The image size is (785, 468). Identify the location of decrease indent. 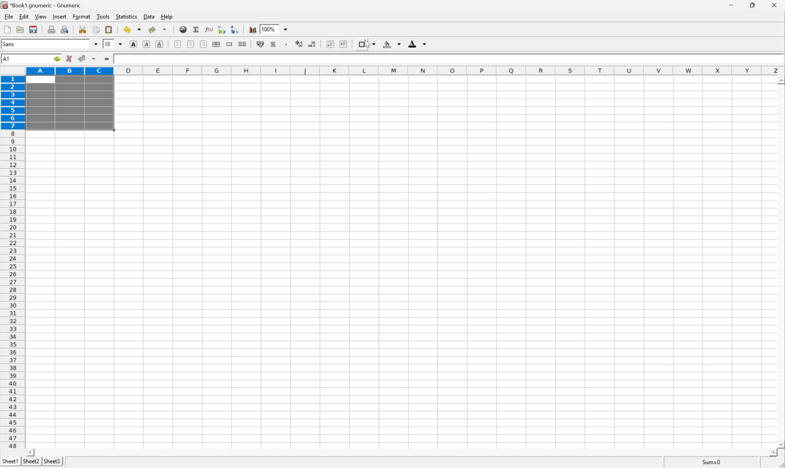
(330, 44).